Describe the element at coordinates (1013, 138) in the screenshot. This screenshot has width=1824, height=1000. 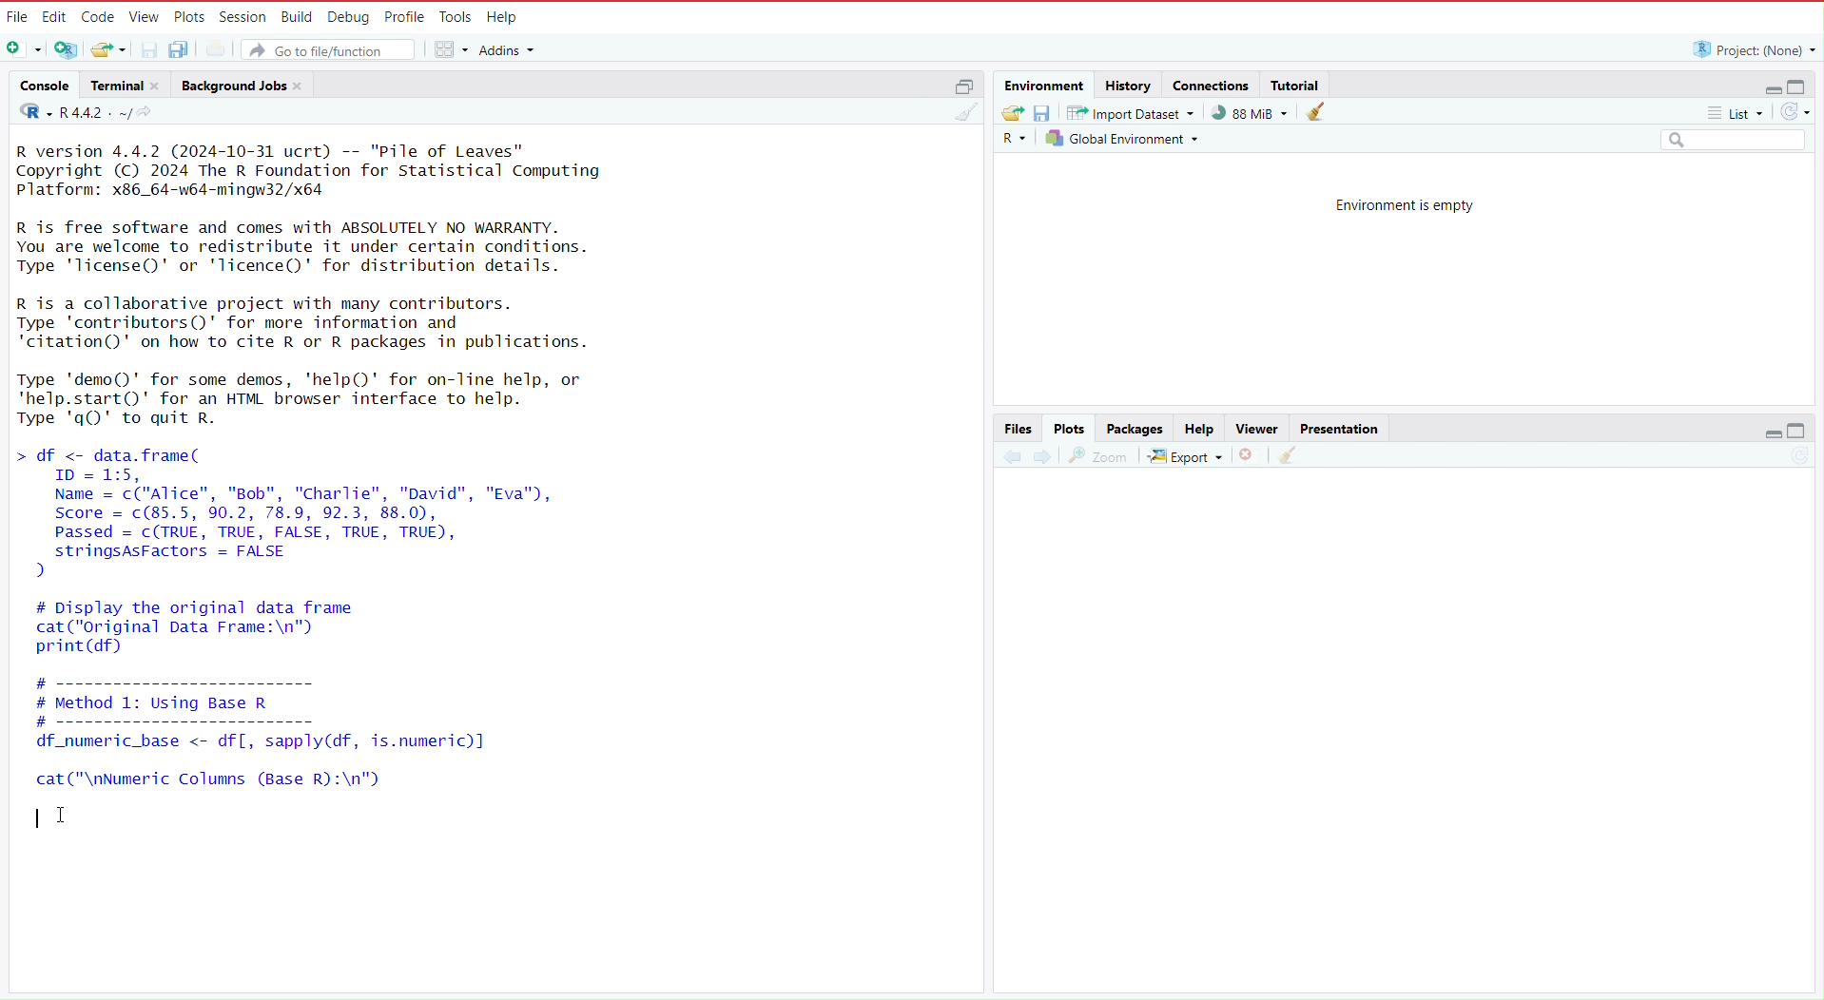
I see `Language select` at that location.